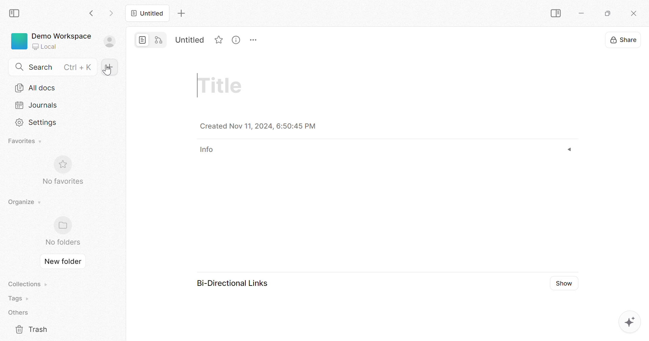 The width and height of the screenshot is (649, 341). Describe the element at coordinates (25, 140) in the screenshot. I see `Fovorites` at that location.